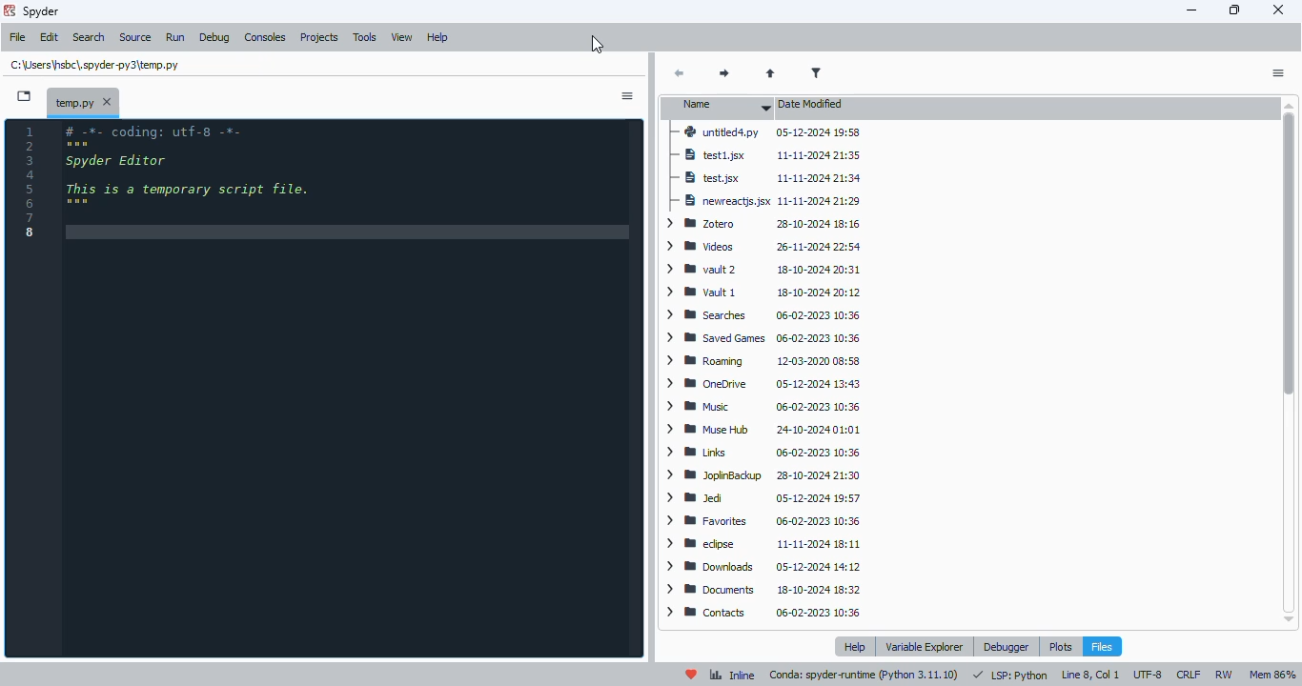  What do you see at coordinates (1091, 675) in the screenshot?
I see `line 8, col 1` at bounding box center [1091, 675].